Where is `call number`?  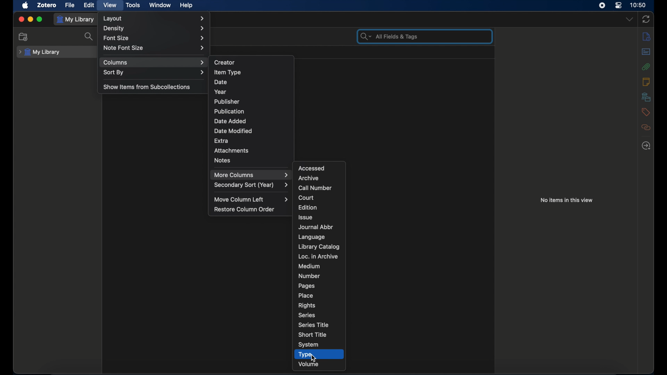
call number is located at coordinates (316, 188).